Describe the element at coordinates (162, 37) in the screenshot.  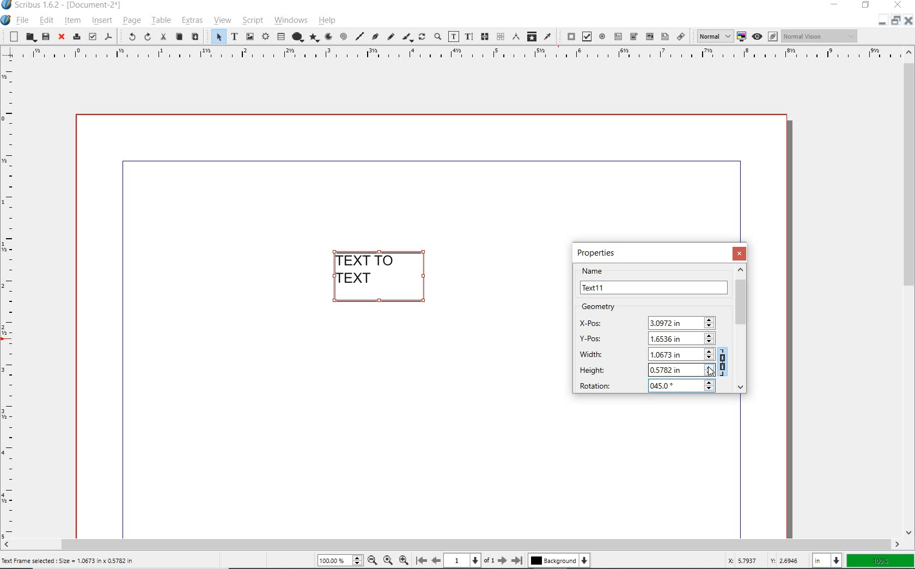
I see `cut` at that location.